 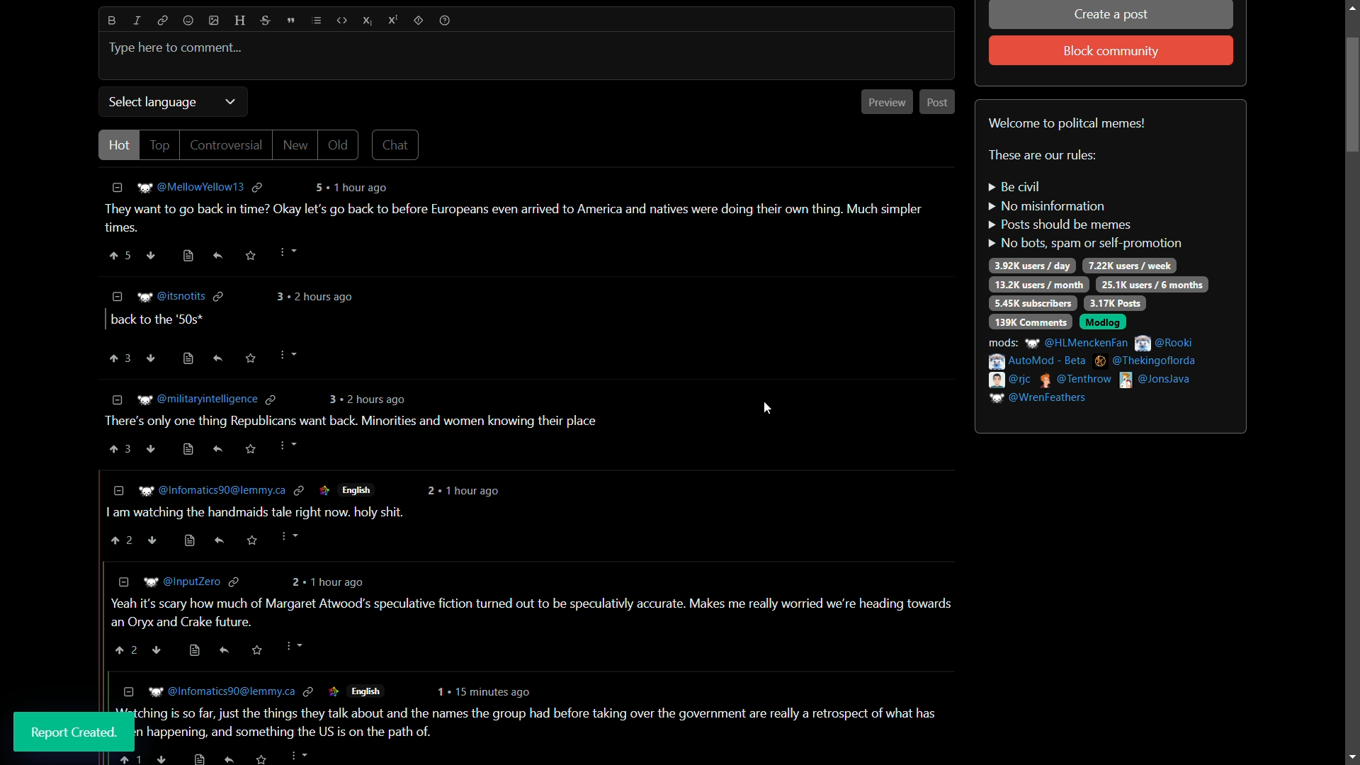 I want to click on cursor, so click(x=768, y=410).